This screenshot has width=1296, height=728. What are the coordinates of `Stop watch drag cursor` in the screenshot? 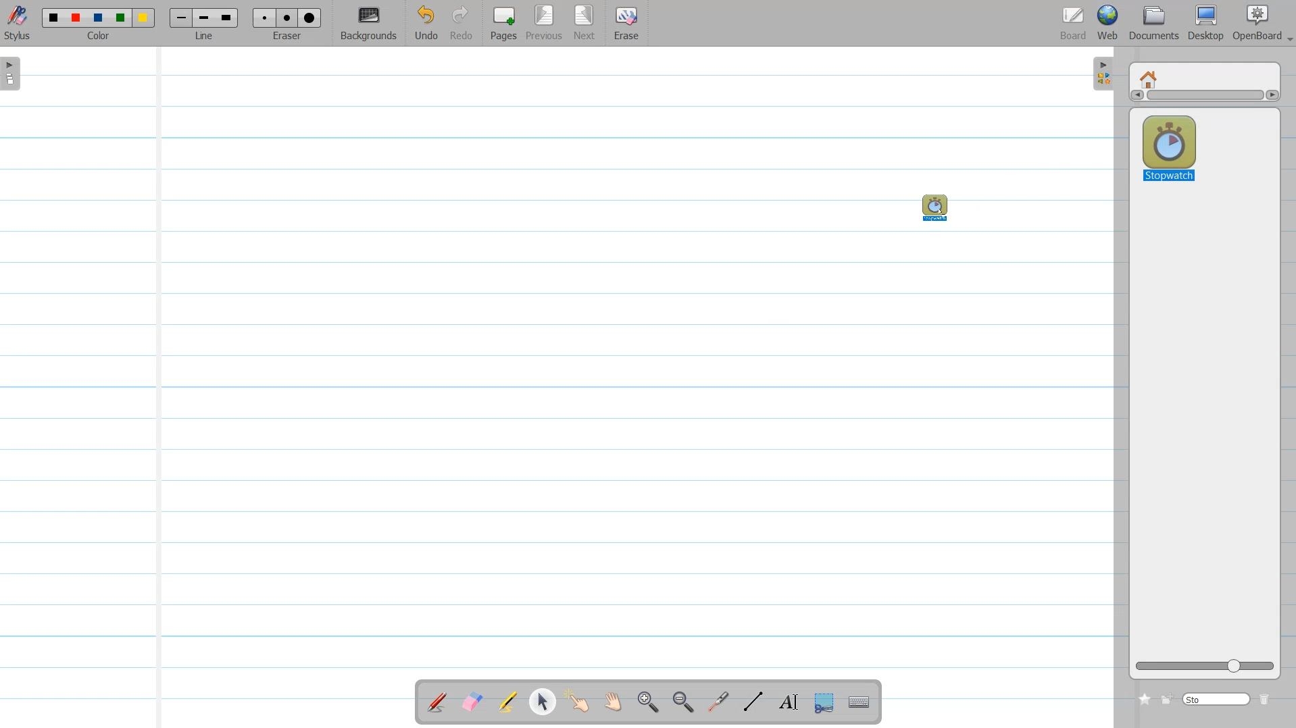 It's located at (934, 207).